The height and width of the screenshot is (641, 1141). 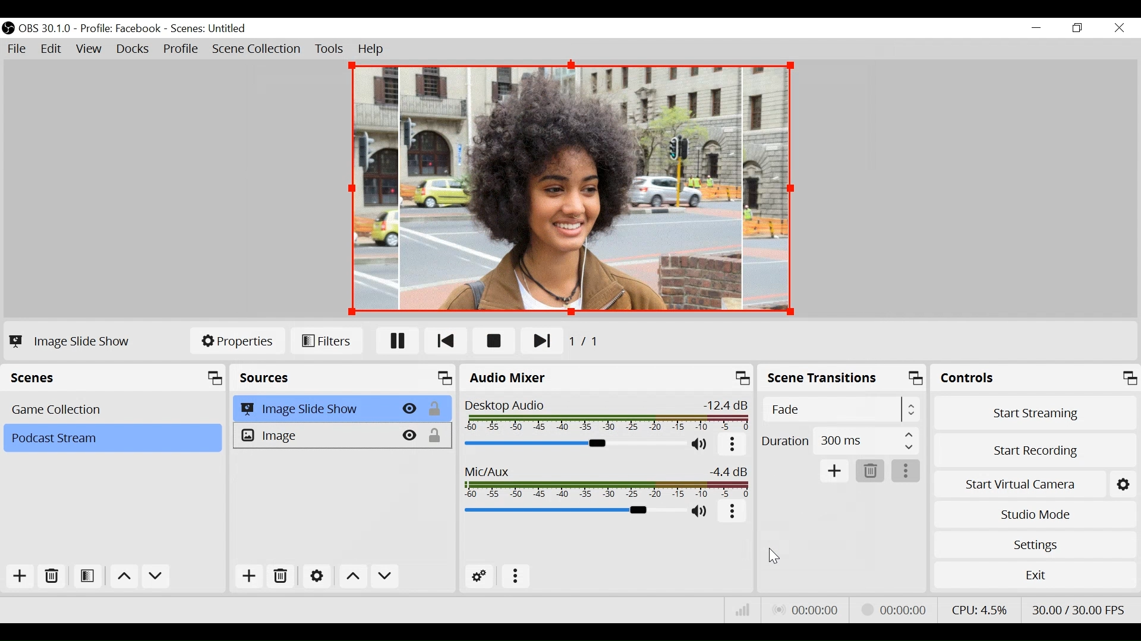 What do you see at coordinates (181, 50) in the screenshot?
I see `Profile` at bounding box center [181, 50].